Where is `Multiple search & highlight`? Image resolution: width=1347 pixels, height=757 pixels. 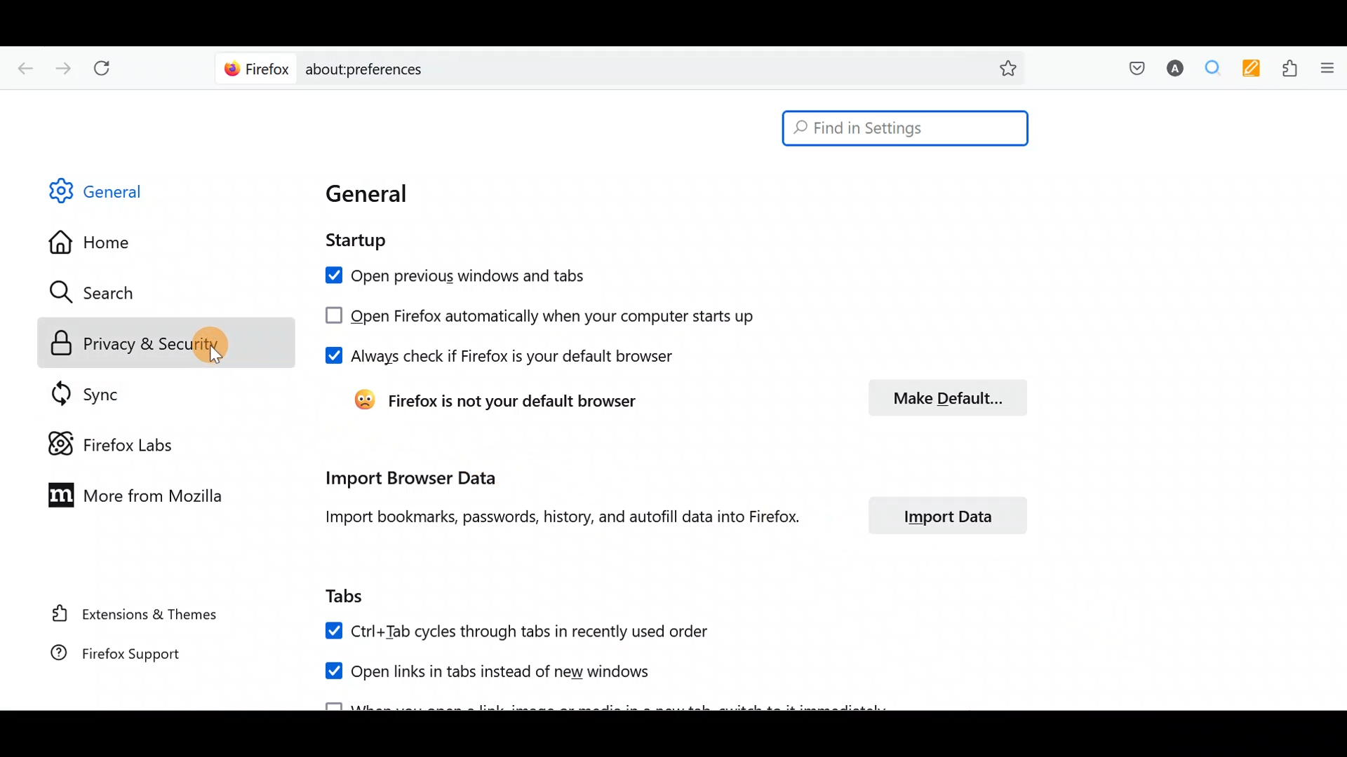
Multiple search & highlight is located at coordinates (1207, 69).